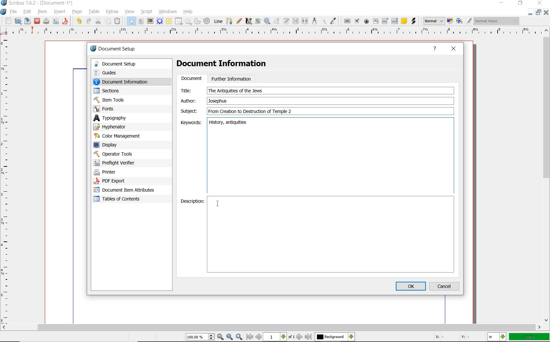 Image resolution: width=550 pixels, height=342 pixels. What do you see at coordinates (124, 100) in the screenshot?
I see `Item Tools` at bounding box center [124, 100].